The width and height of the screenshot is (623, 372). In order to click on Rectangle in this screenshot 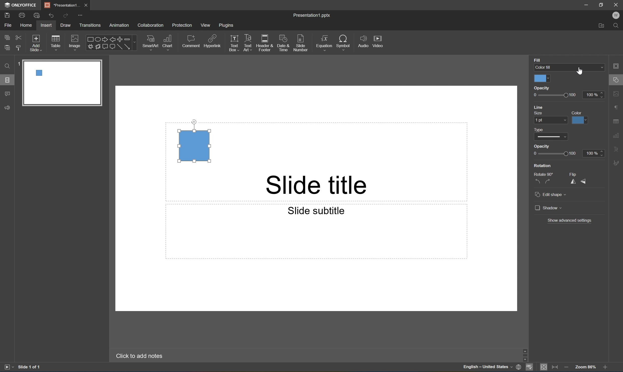, I will do `click(120, 47)`.